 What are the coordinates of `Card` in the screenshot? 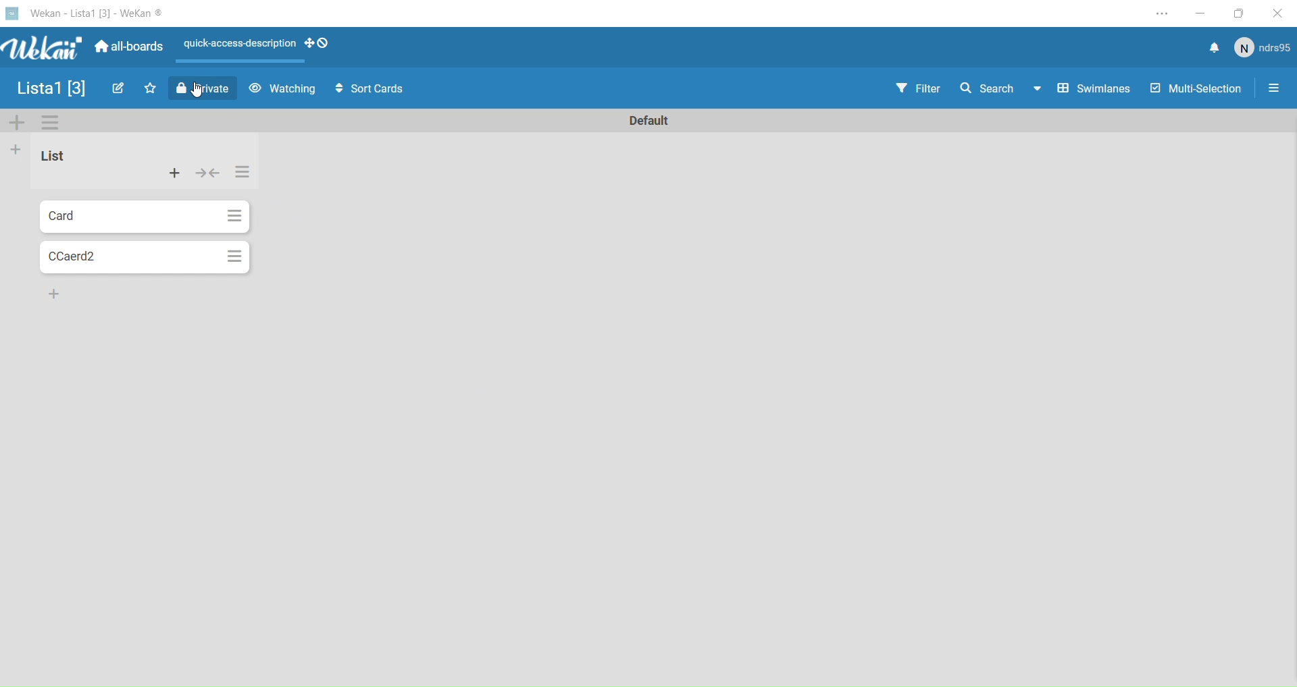 It's located at (124, 216).